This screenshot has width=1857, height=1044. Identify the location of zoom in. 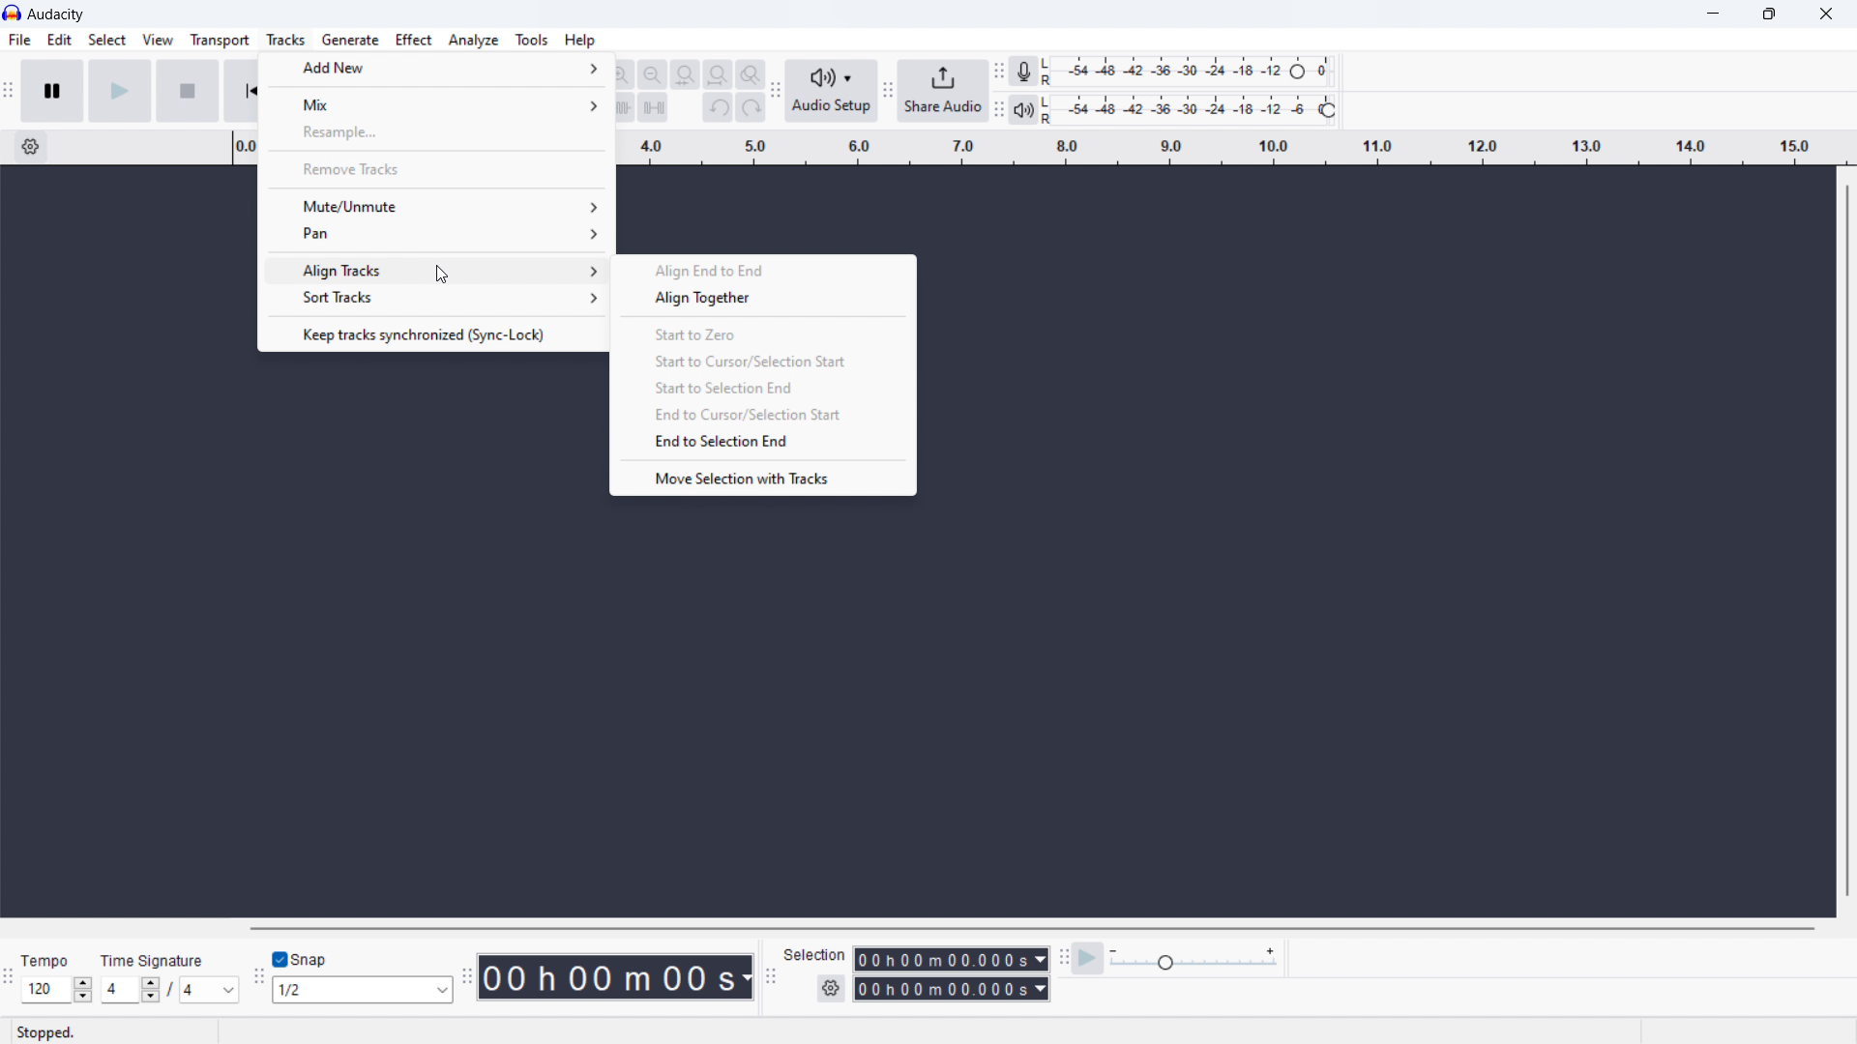
(620, 73).